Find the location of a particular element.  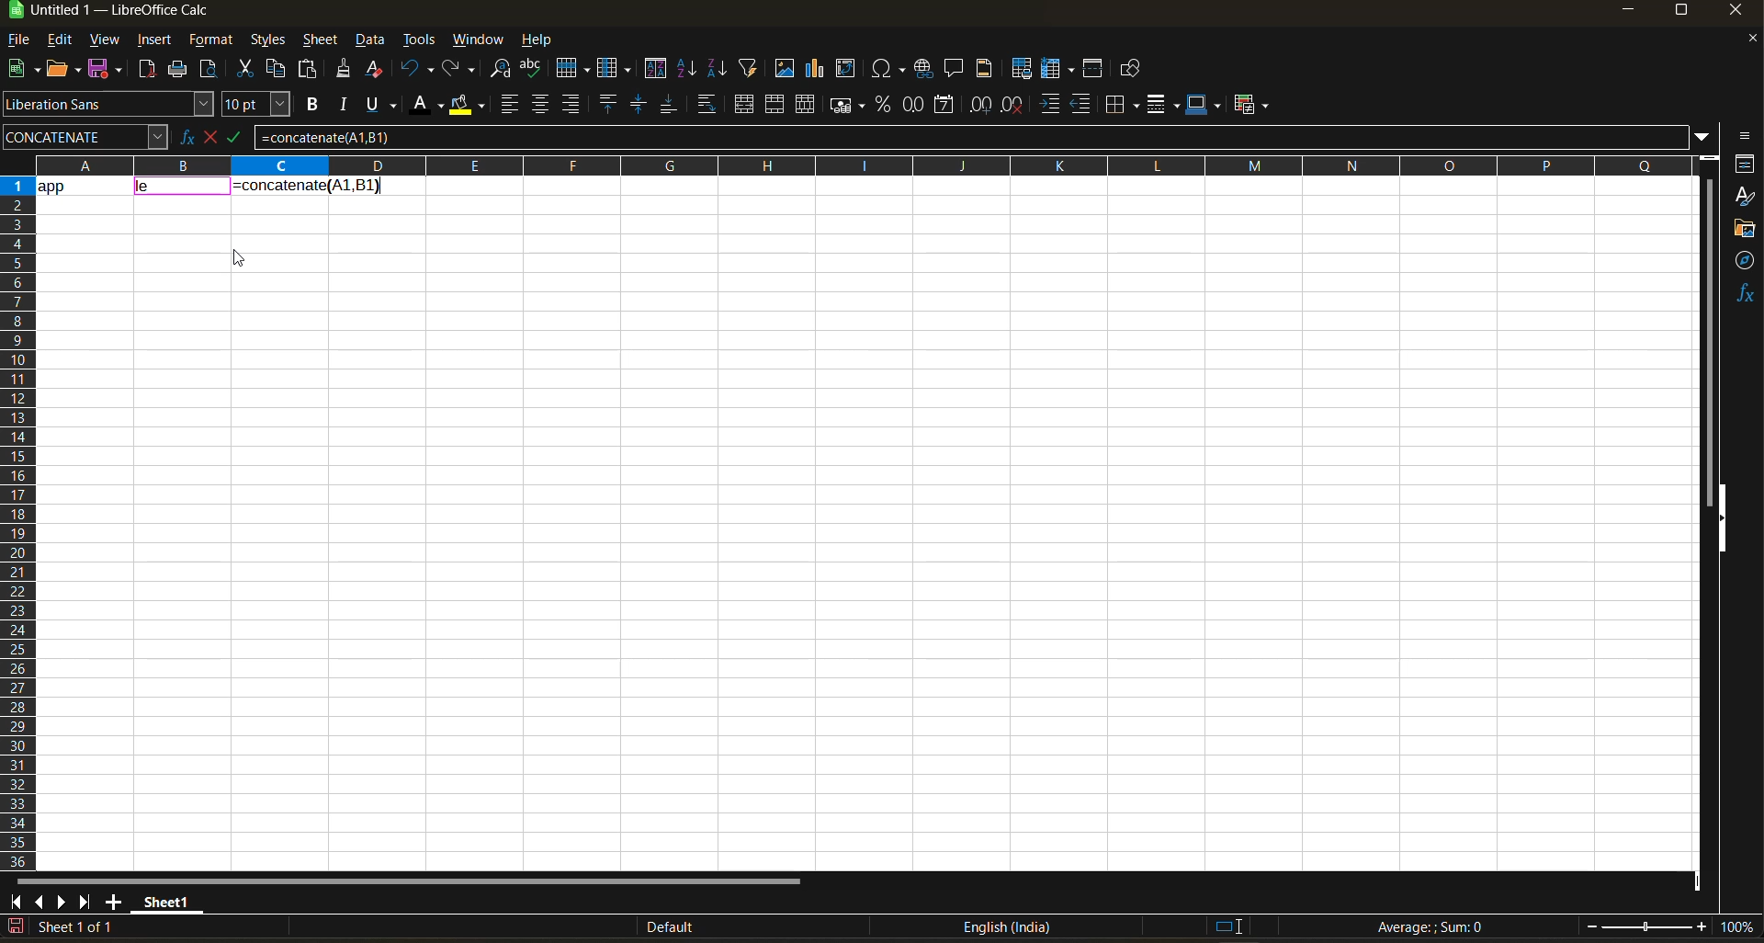

sheet is located at coordinates (320, 40).